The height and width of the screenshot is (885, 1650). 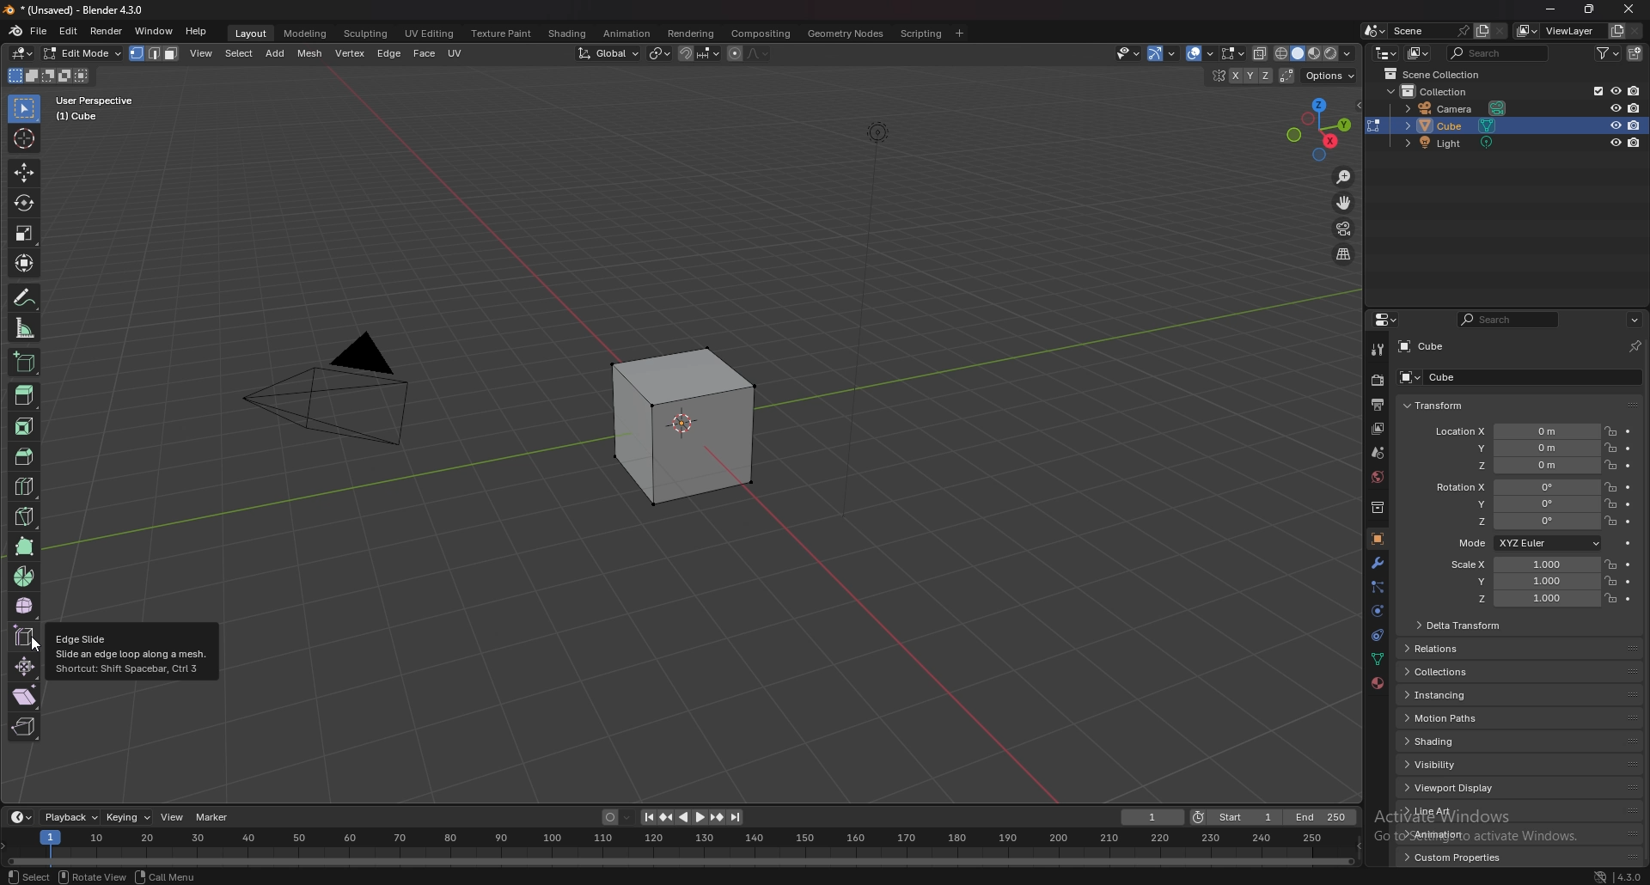 What do you see at coordinates (691, 816) in the screenshot?
I see `play animation` at bounding box center [691, 816].